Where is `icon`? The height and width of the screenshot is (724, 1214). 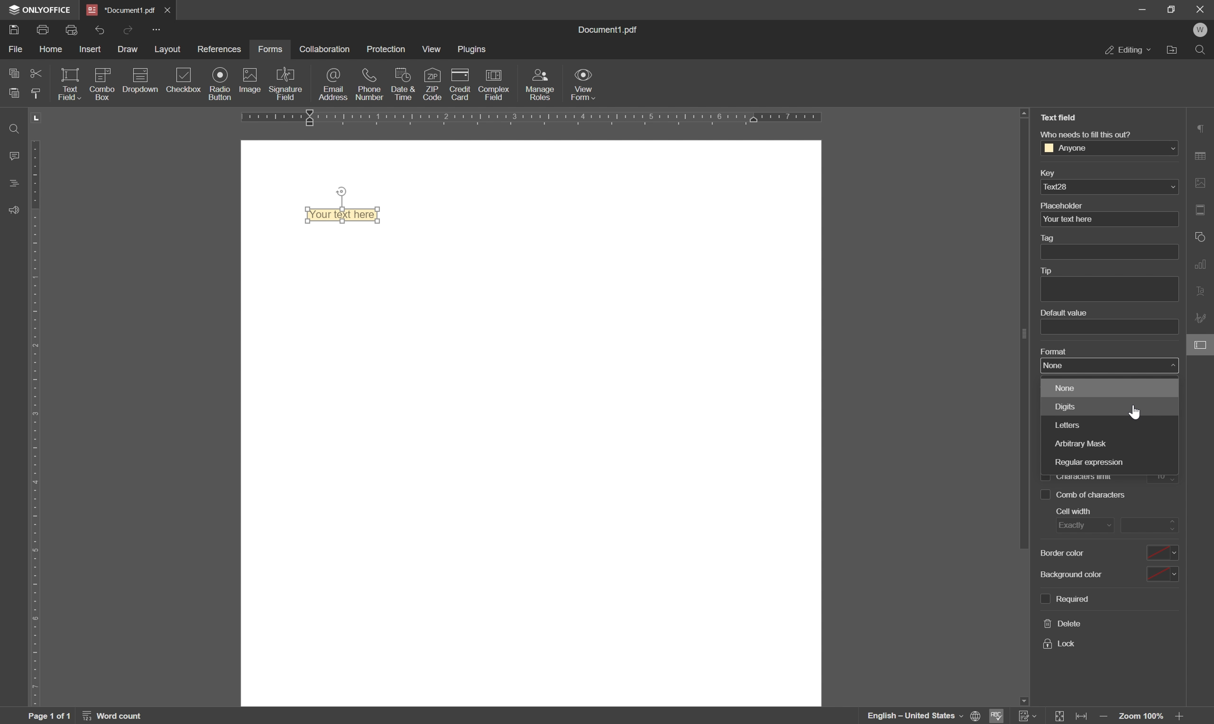
icon is located at coordinates (102, 75).